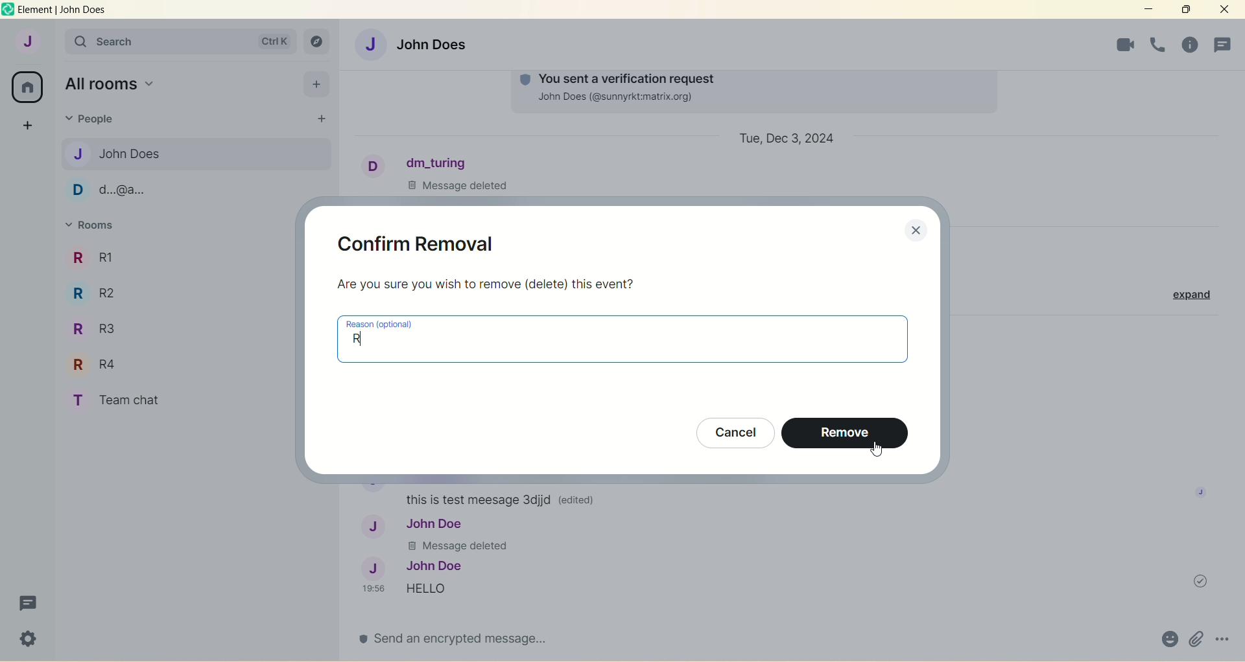 This screenshot has height=662, width=1245. I want to click on this is test message Sdjjd (edited), so click(507, 499).